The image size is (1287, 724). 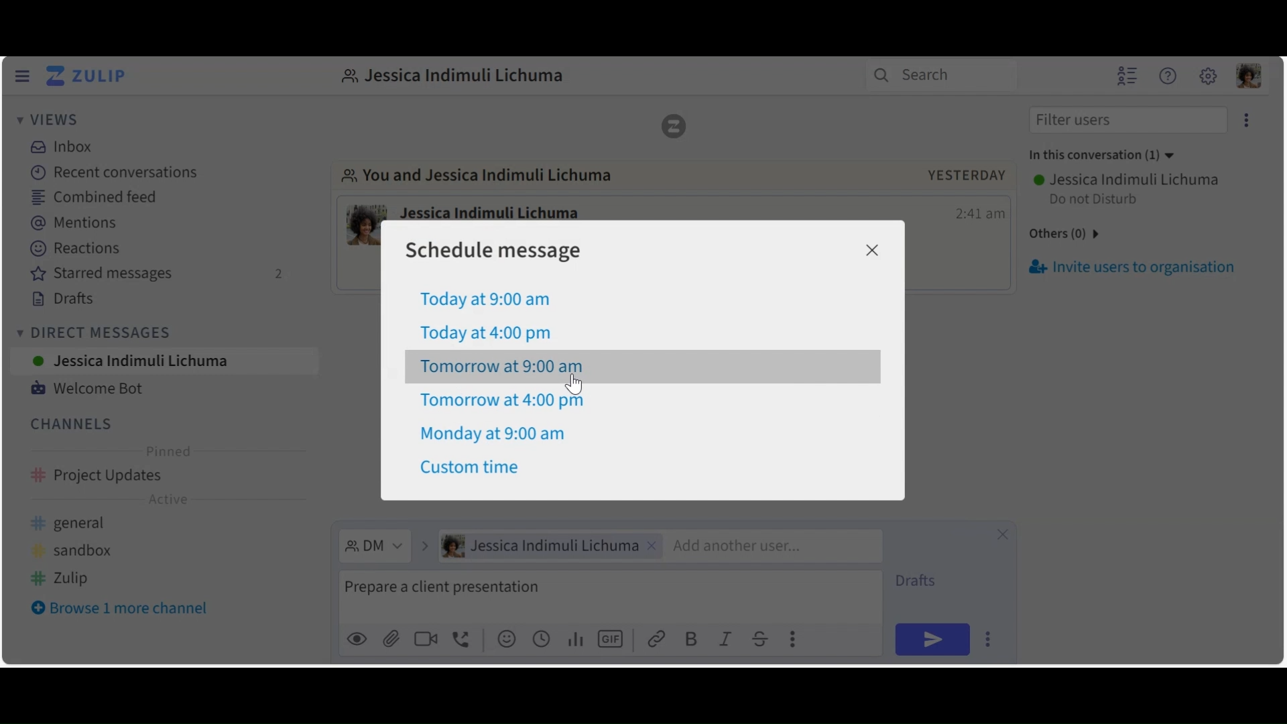 What do you see at coordinates (540, 639) in the screenshot?
I see `Add global time` at bounding box center [540, 639].